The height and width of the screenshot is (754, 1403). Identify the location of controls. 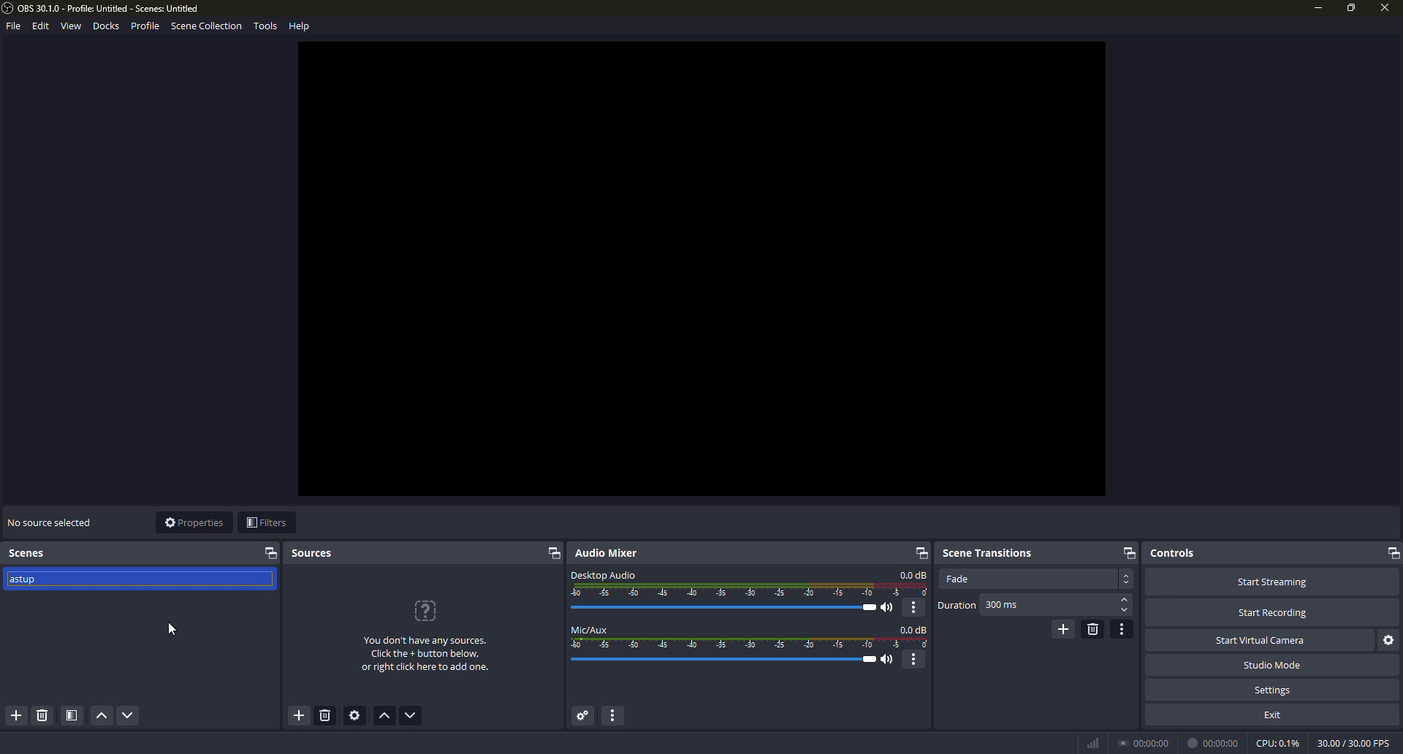
(1173, 552).